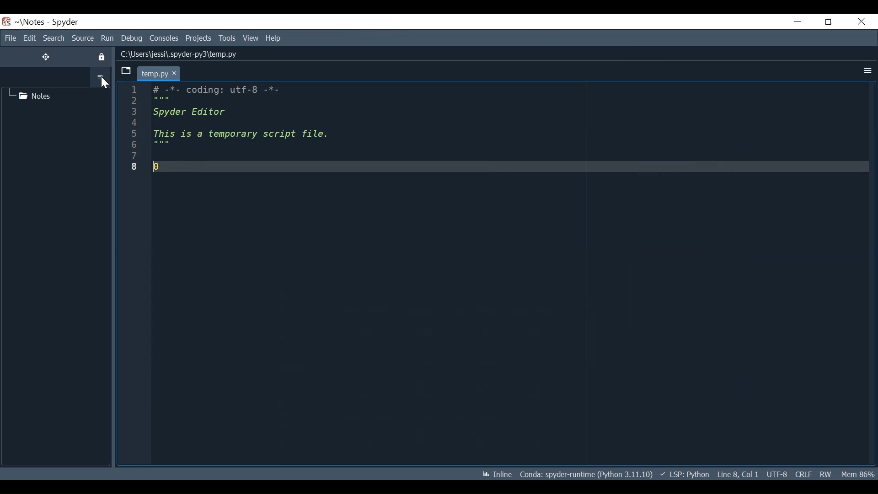 This screenshot has height=494, width=878. I want to click on Run, so click(107, 38).